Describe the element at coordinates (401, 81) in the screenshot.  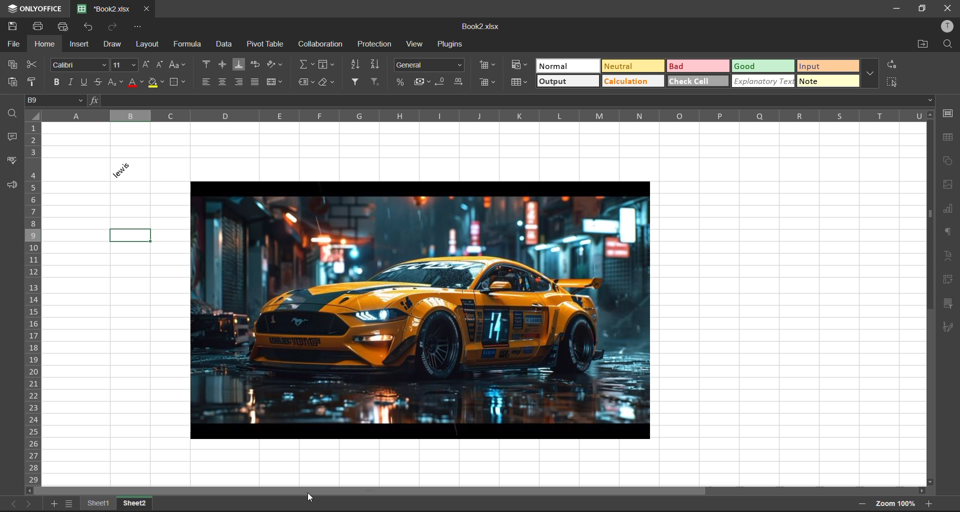
I see `percent` at that location.